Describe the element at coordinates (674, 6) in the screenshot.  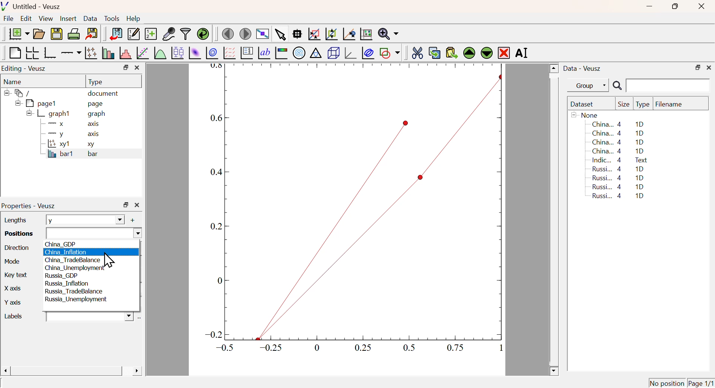
I see `Restore Down` at that location.